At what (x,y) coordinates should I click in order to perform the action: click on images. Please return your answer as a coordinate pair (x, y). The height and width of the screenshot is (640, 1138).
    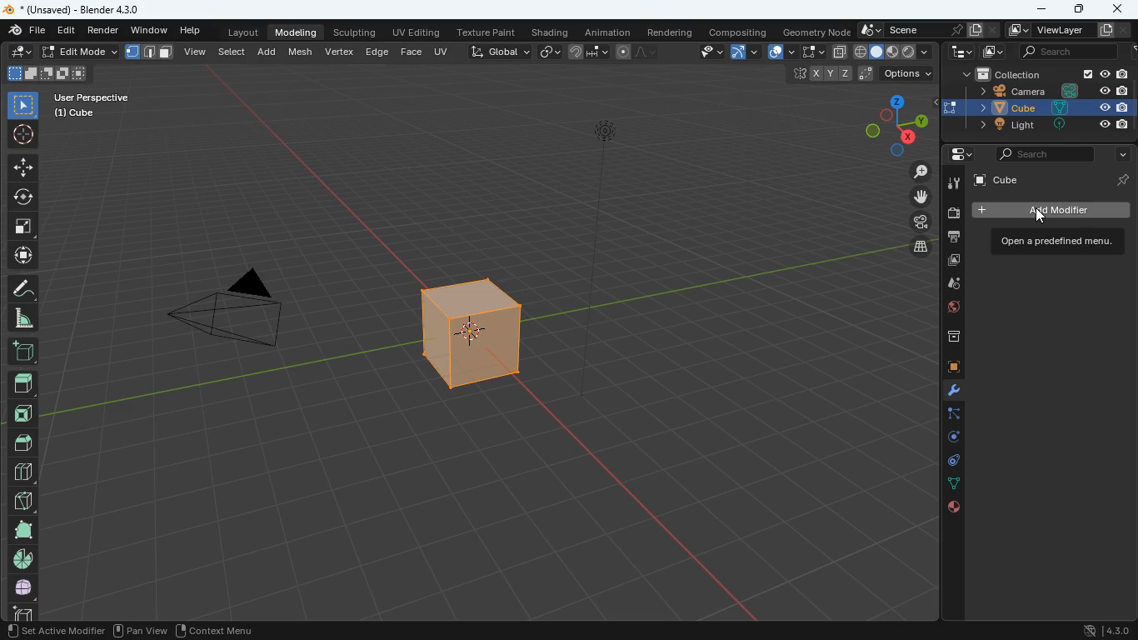
    Looking at the image, I should click on (950, 262).